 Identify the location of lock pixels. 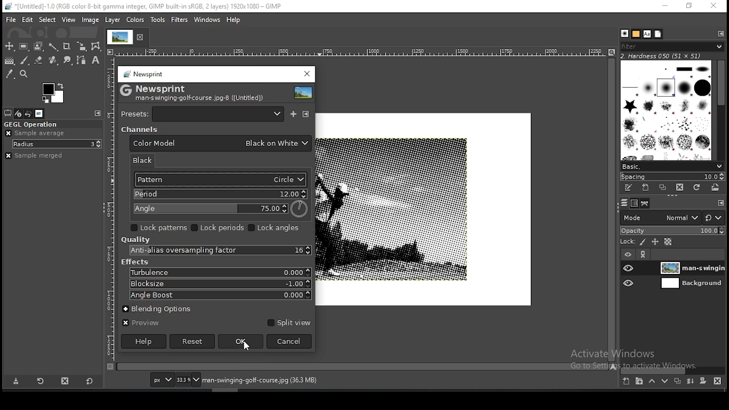
(641, 242).